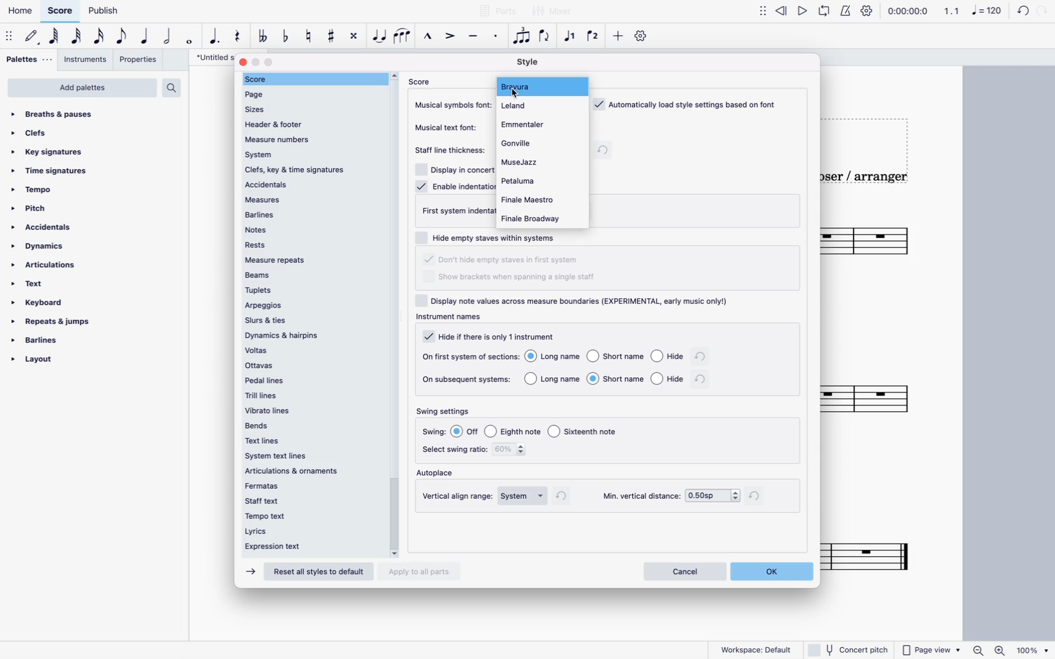 This screenshot has height=659, width=1055. Describe the element at coordinates (35, 193) in the screenshot. I see `tempo` at that location.